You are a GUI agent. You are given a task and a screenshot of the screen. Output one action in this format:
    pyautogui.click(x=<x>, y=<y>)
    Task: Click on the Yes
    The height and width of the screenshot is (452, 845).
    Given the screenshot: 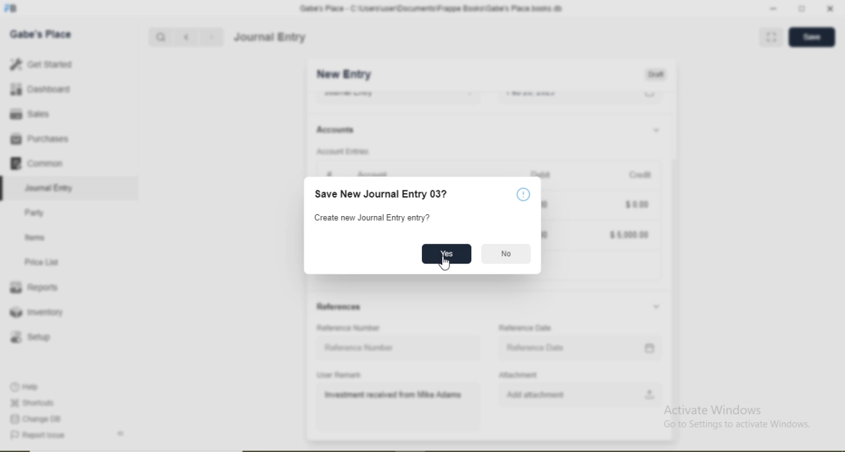 What is the action you would take?
    pyautogui.click(x=446, y=253)
    